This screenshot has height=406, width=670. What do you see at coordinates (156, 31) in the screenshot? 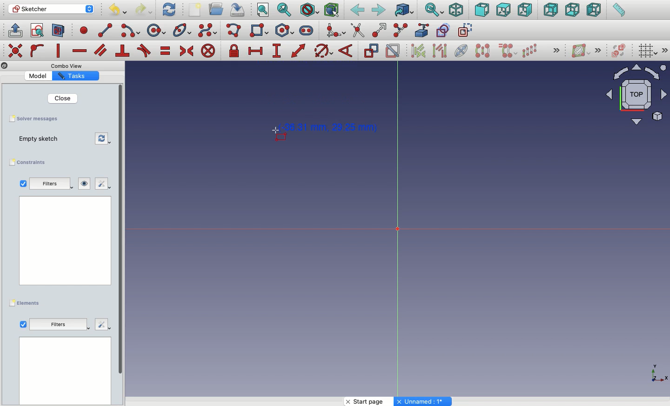
I see `circle` at bounding box center [156, 31].